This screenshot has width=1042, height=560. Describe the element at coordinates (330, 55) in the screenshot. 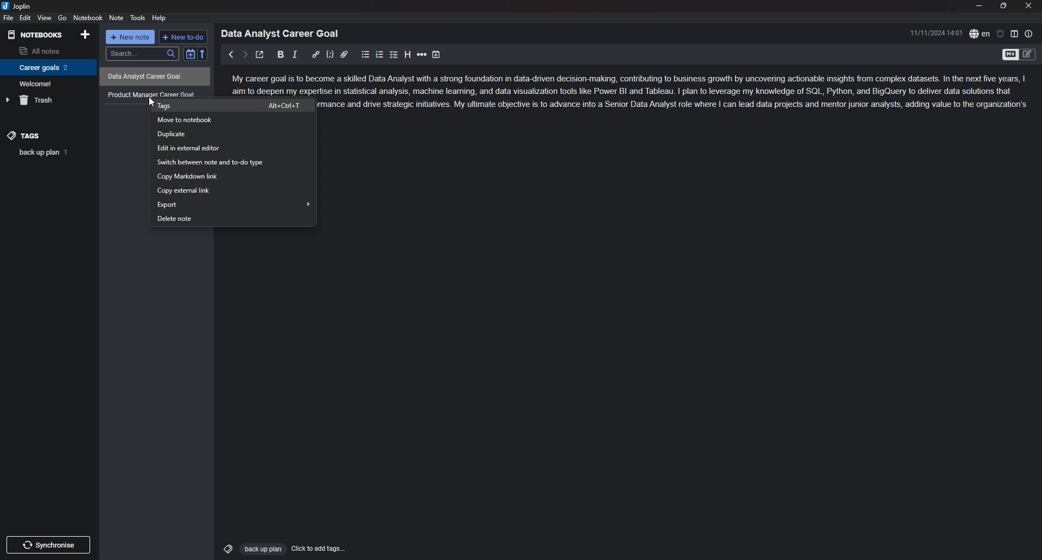

I see `code` at that location.